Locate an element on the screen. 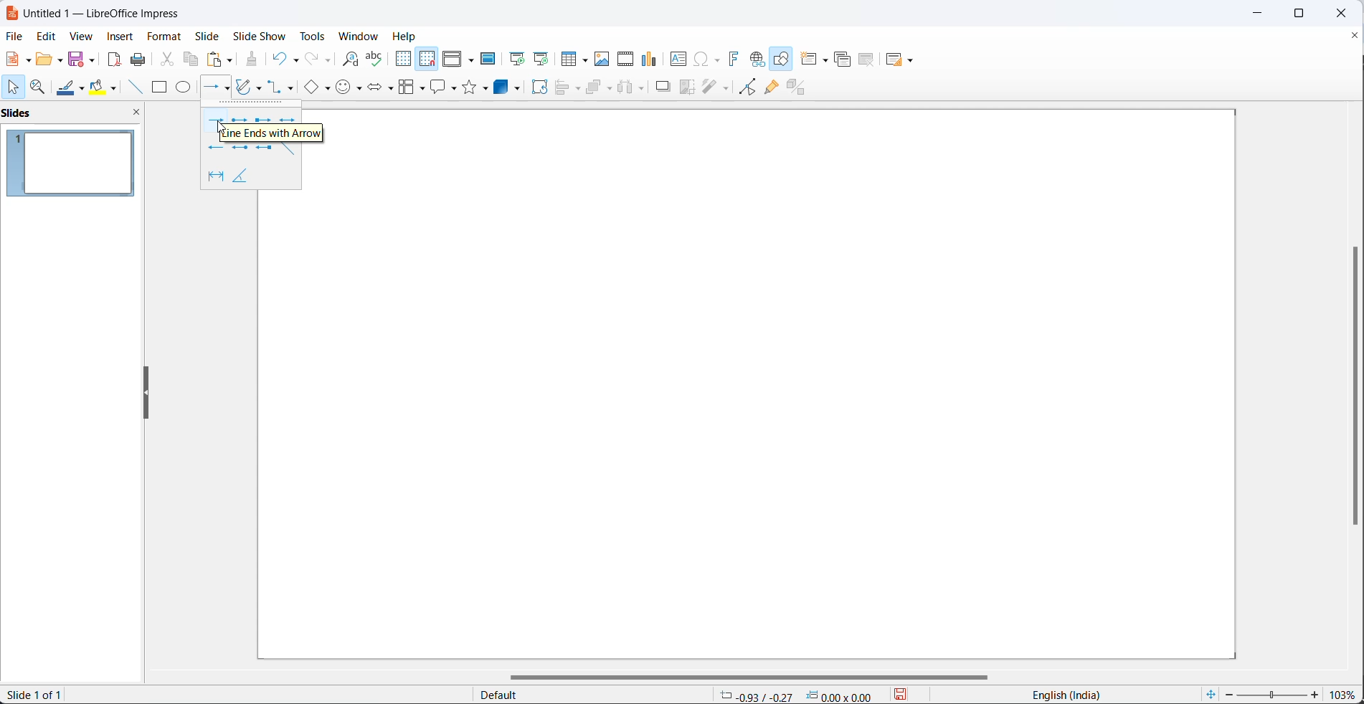 This screenshot has width=1364, height=704. fit slide to current window is located at coordinates (1209, 695).